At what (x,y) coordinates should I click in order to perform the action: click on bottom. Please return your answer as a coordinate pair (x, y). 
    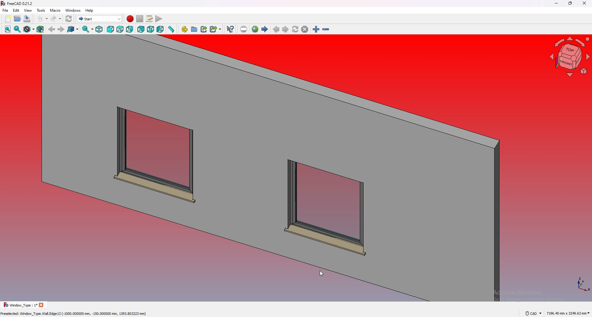
    Looking at the image, I should click on (151, 30).